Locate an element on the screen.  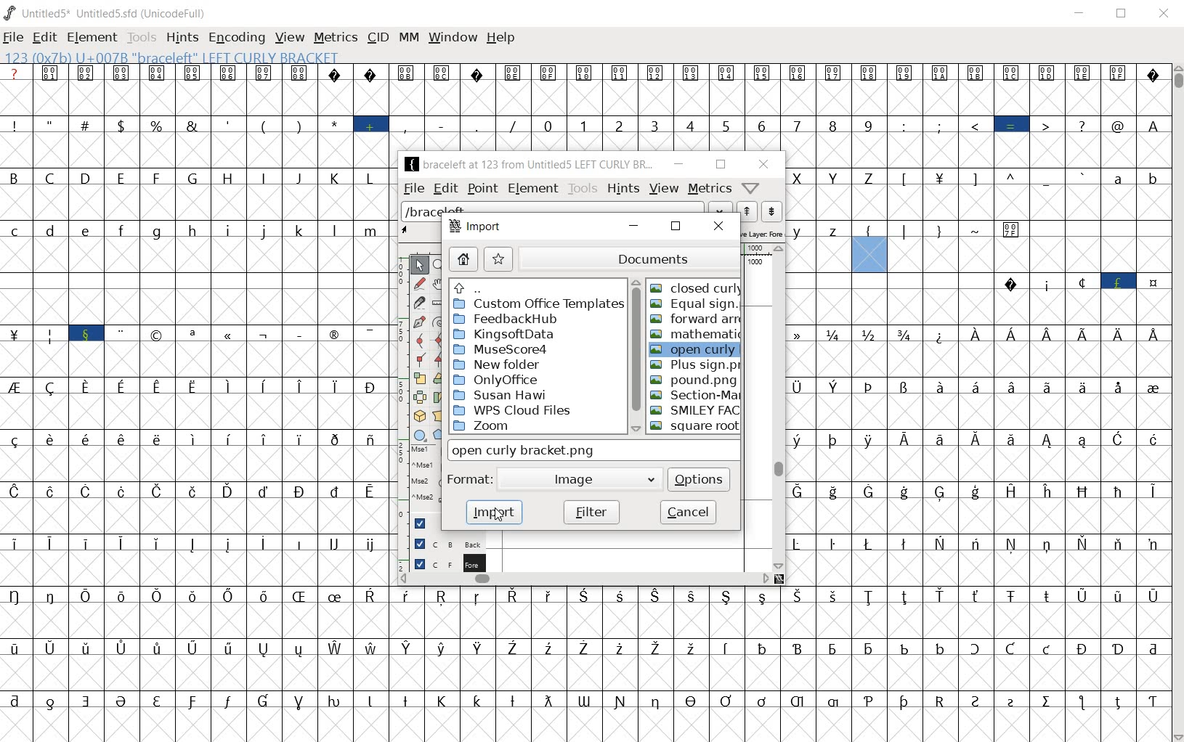
123 (0x7b) U+007B "braceleft" LEFT CURLY BRACKET is located at coordinates (869, 254).